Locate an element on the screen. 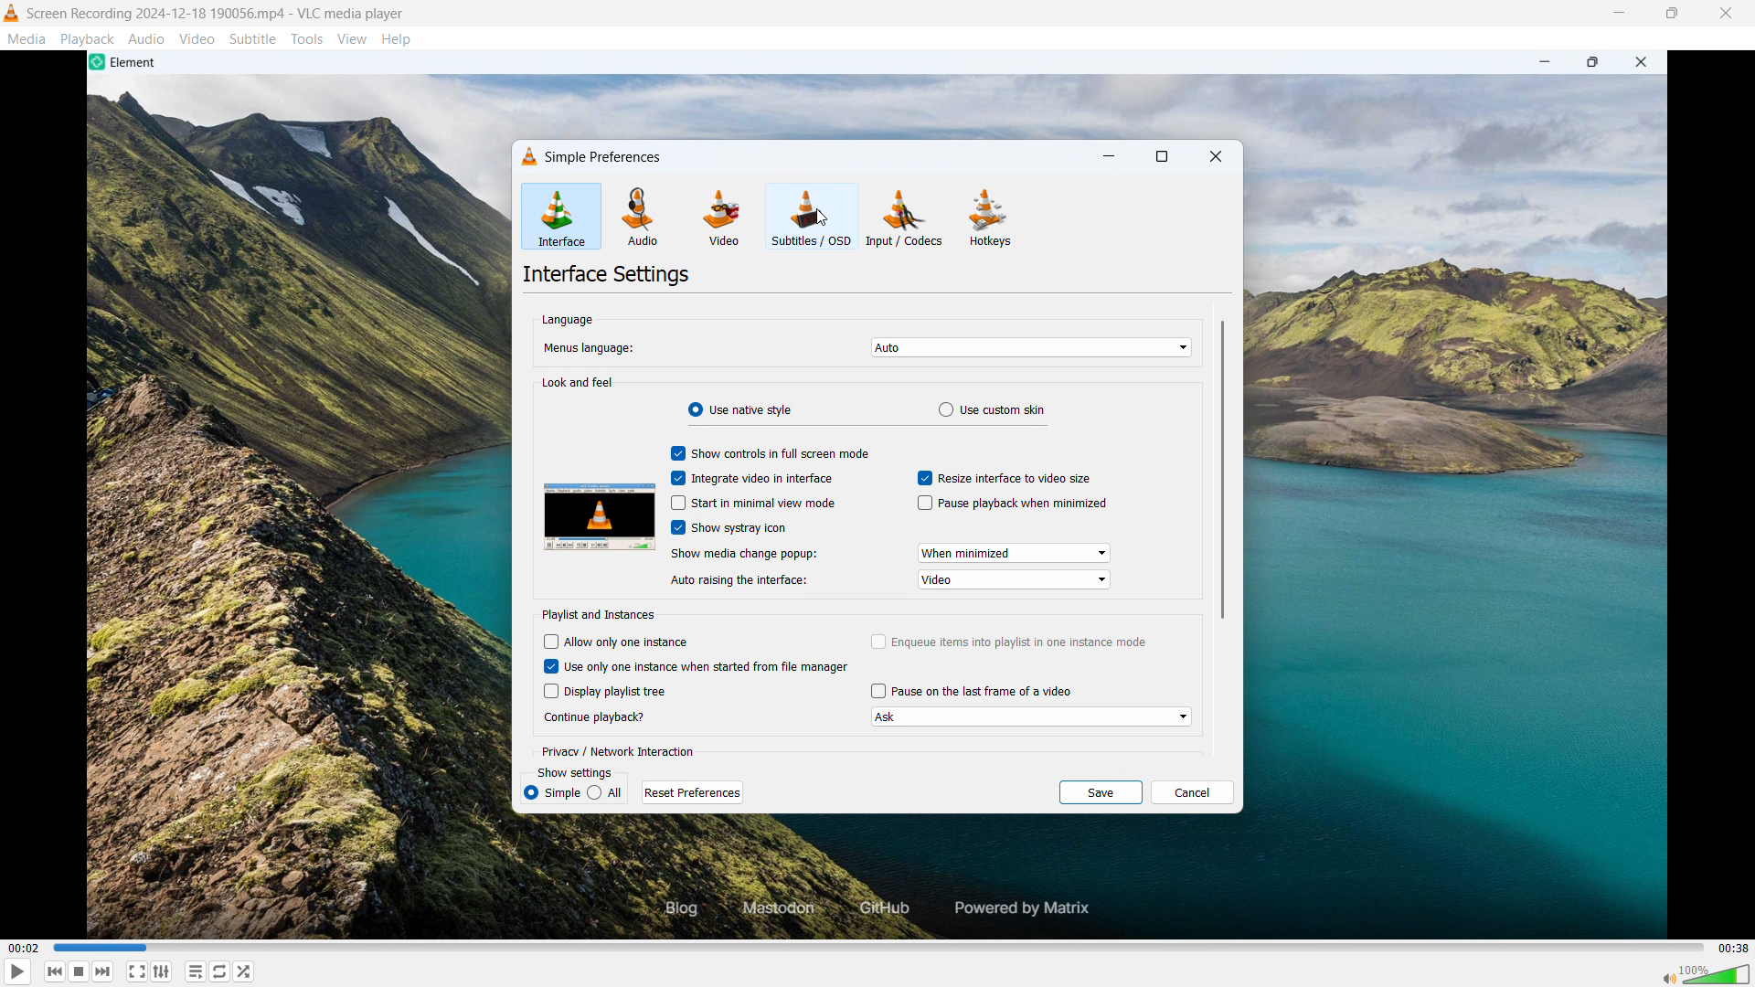  use native style is located at coordinates (740, 409).